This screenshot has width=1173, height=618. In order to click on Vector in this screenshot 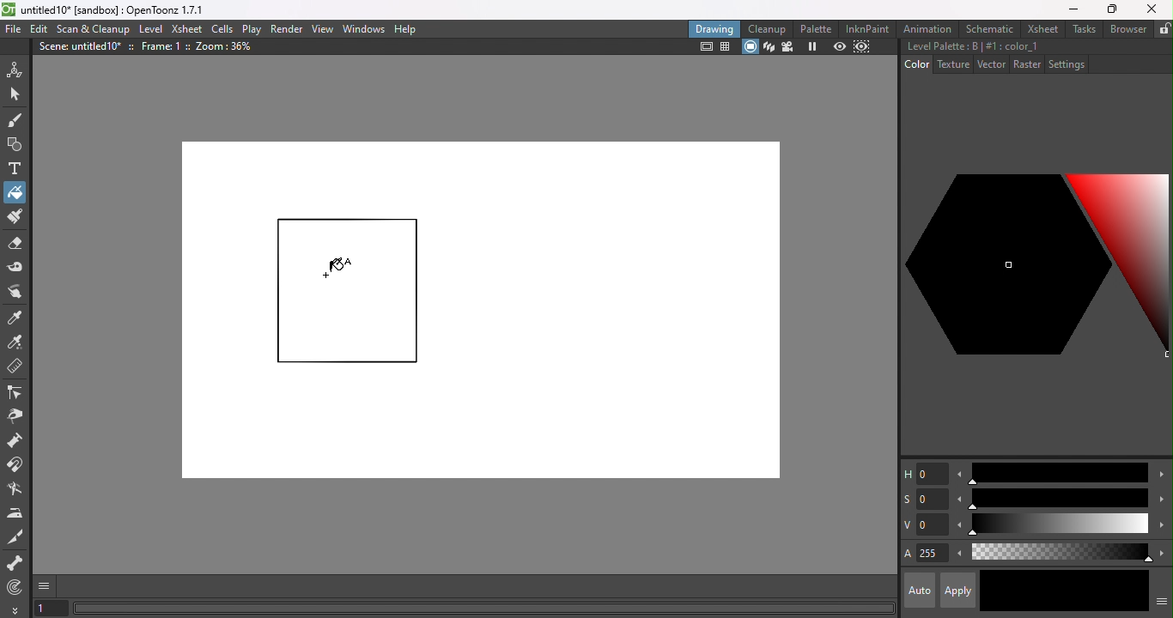, I will do `click(990, 65)`.